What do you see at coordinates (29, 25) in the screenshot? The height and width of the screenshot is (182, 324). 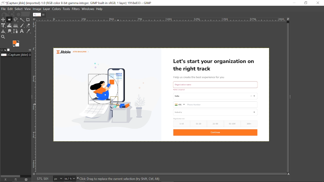 I see `Eraser tool` at bounding box center [29, 25].